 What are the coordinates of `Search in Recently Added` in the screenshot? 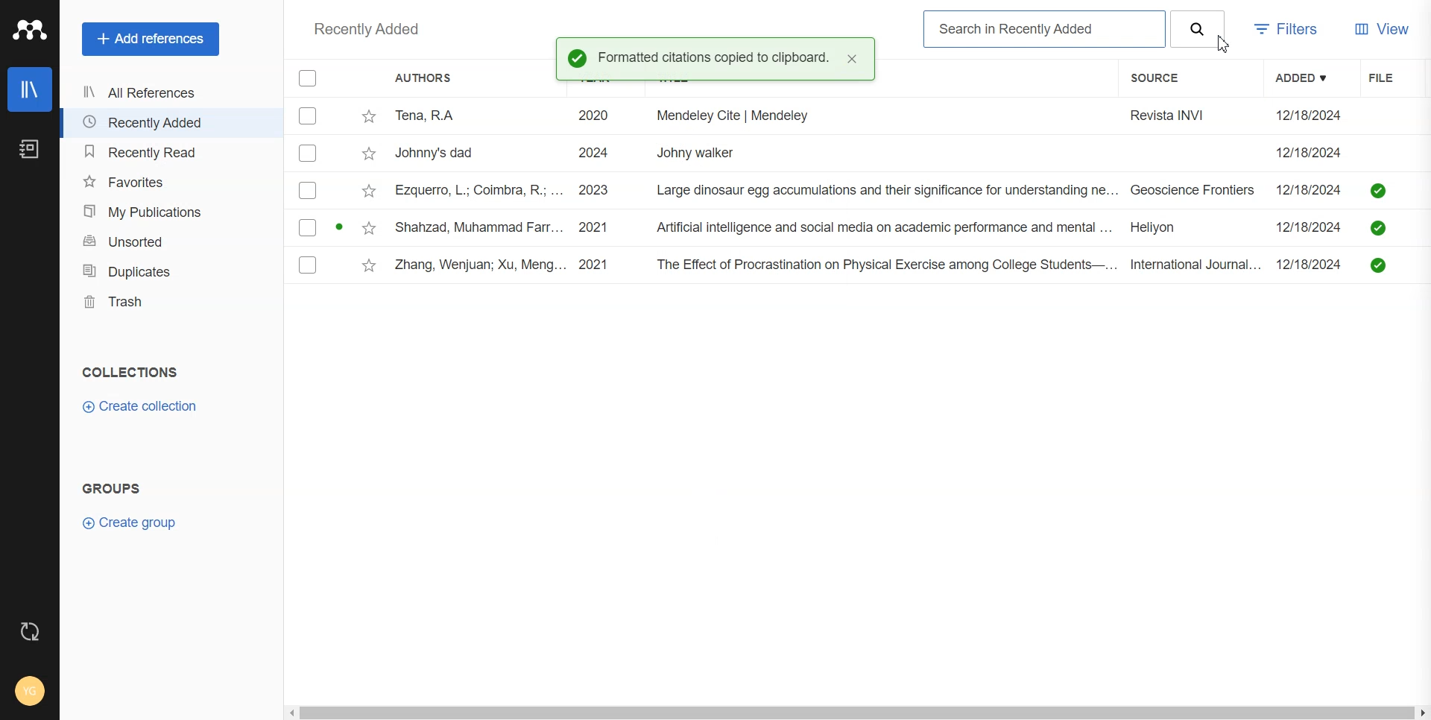 It's located at (1045, 30).